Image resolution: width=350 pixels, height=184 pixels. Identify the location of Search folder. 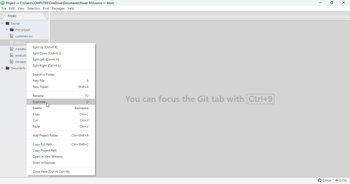
(47, 75).